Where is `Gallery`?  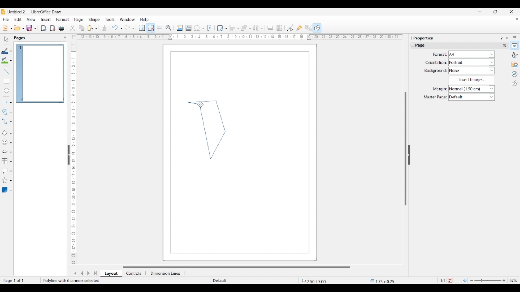 Gallery is located at coordinates (515, 64).